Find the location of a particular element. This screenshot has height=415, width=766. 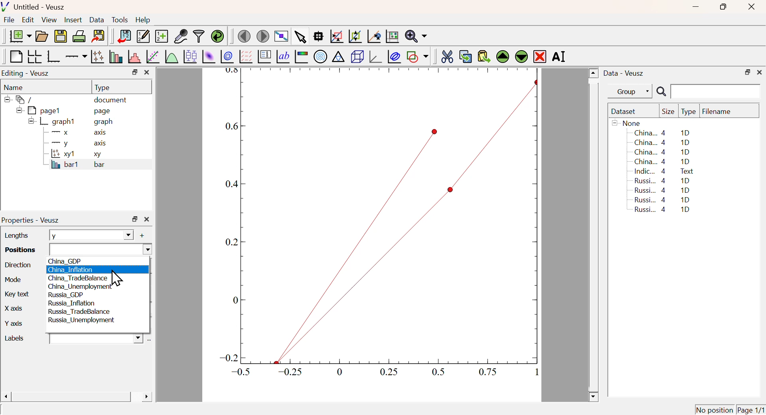

Move Up is located at coordinates (503, 57).